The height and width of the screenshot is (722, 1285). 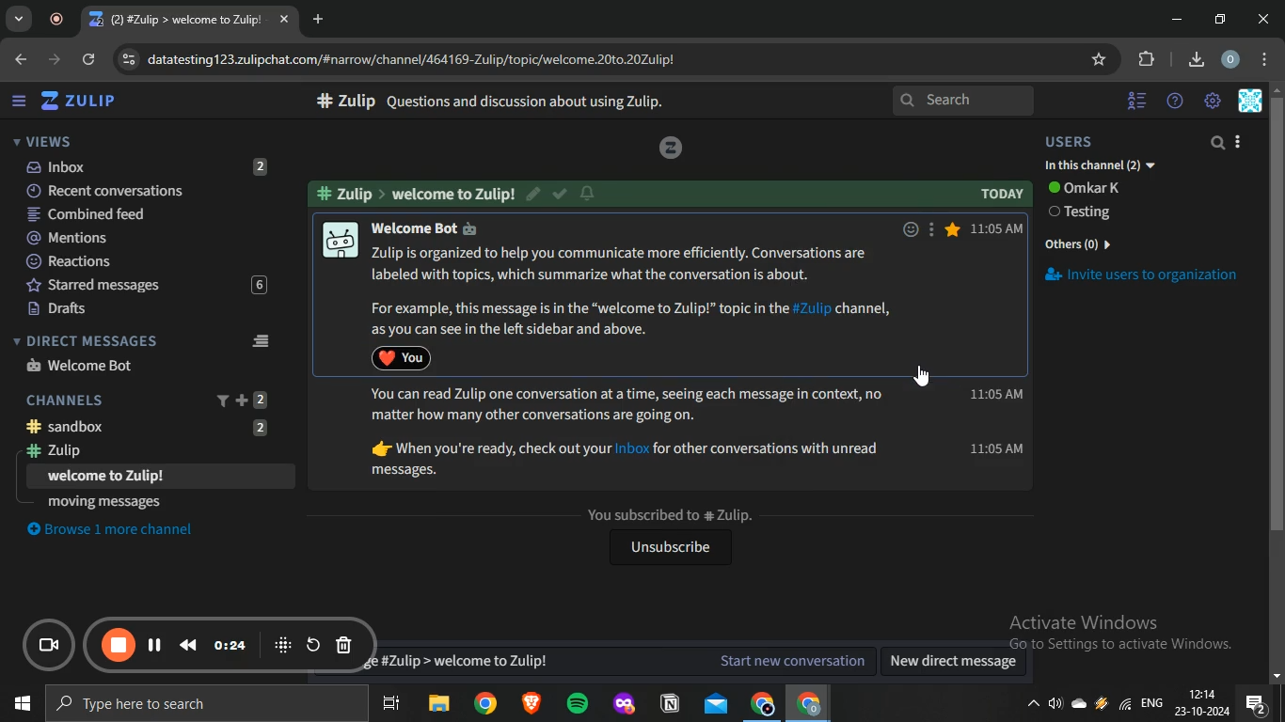 I want to click on text, so click(x=1088, y=188).